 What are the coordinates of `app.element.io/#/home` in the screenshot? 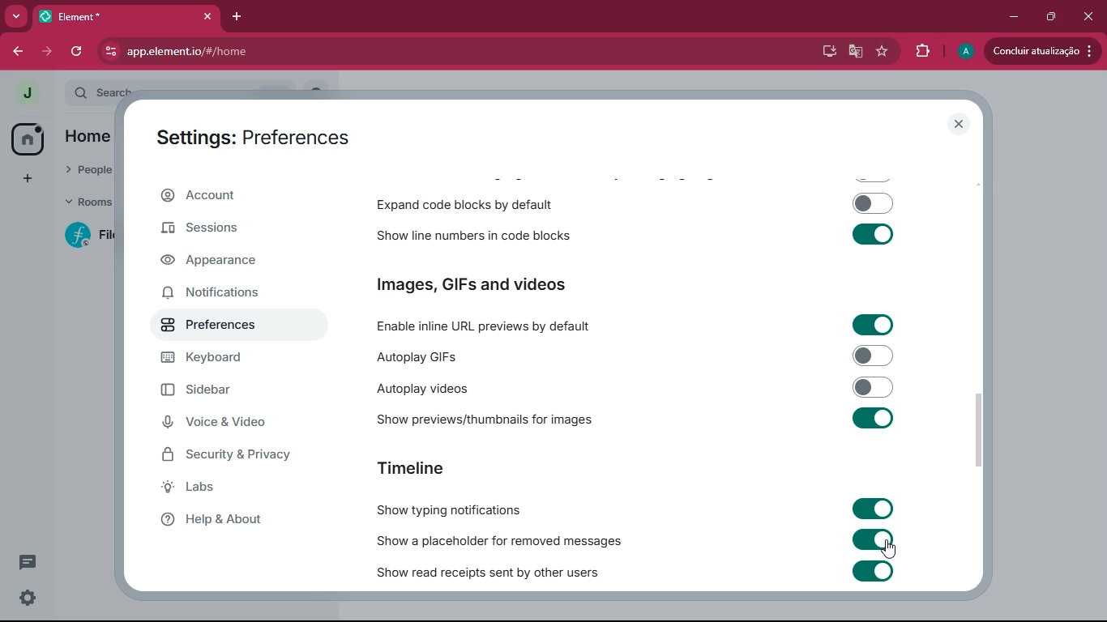 It's located at (271, 52).